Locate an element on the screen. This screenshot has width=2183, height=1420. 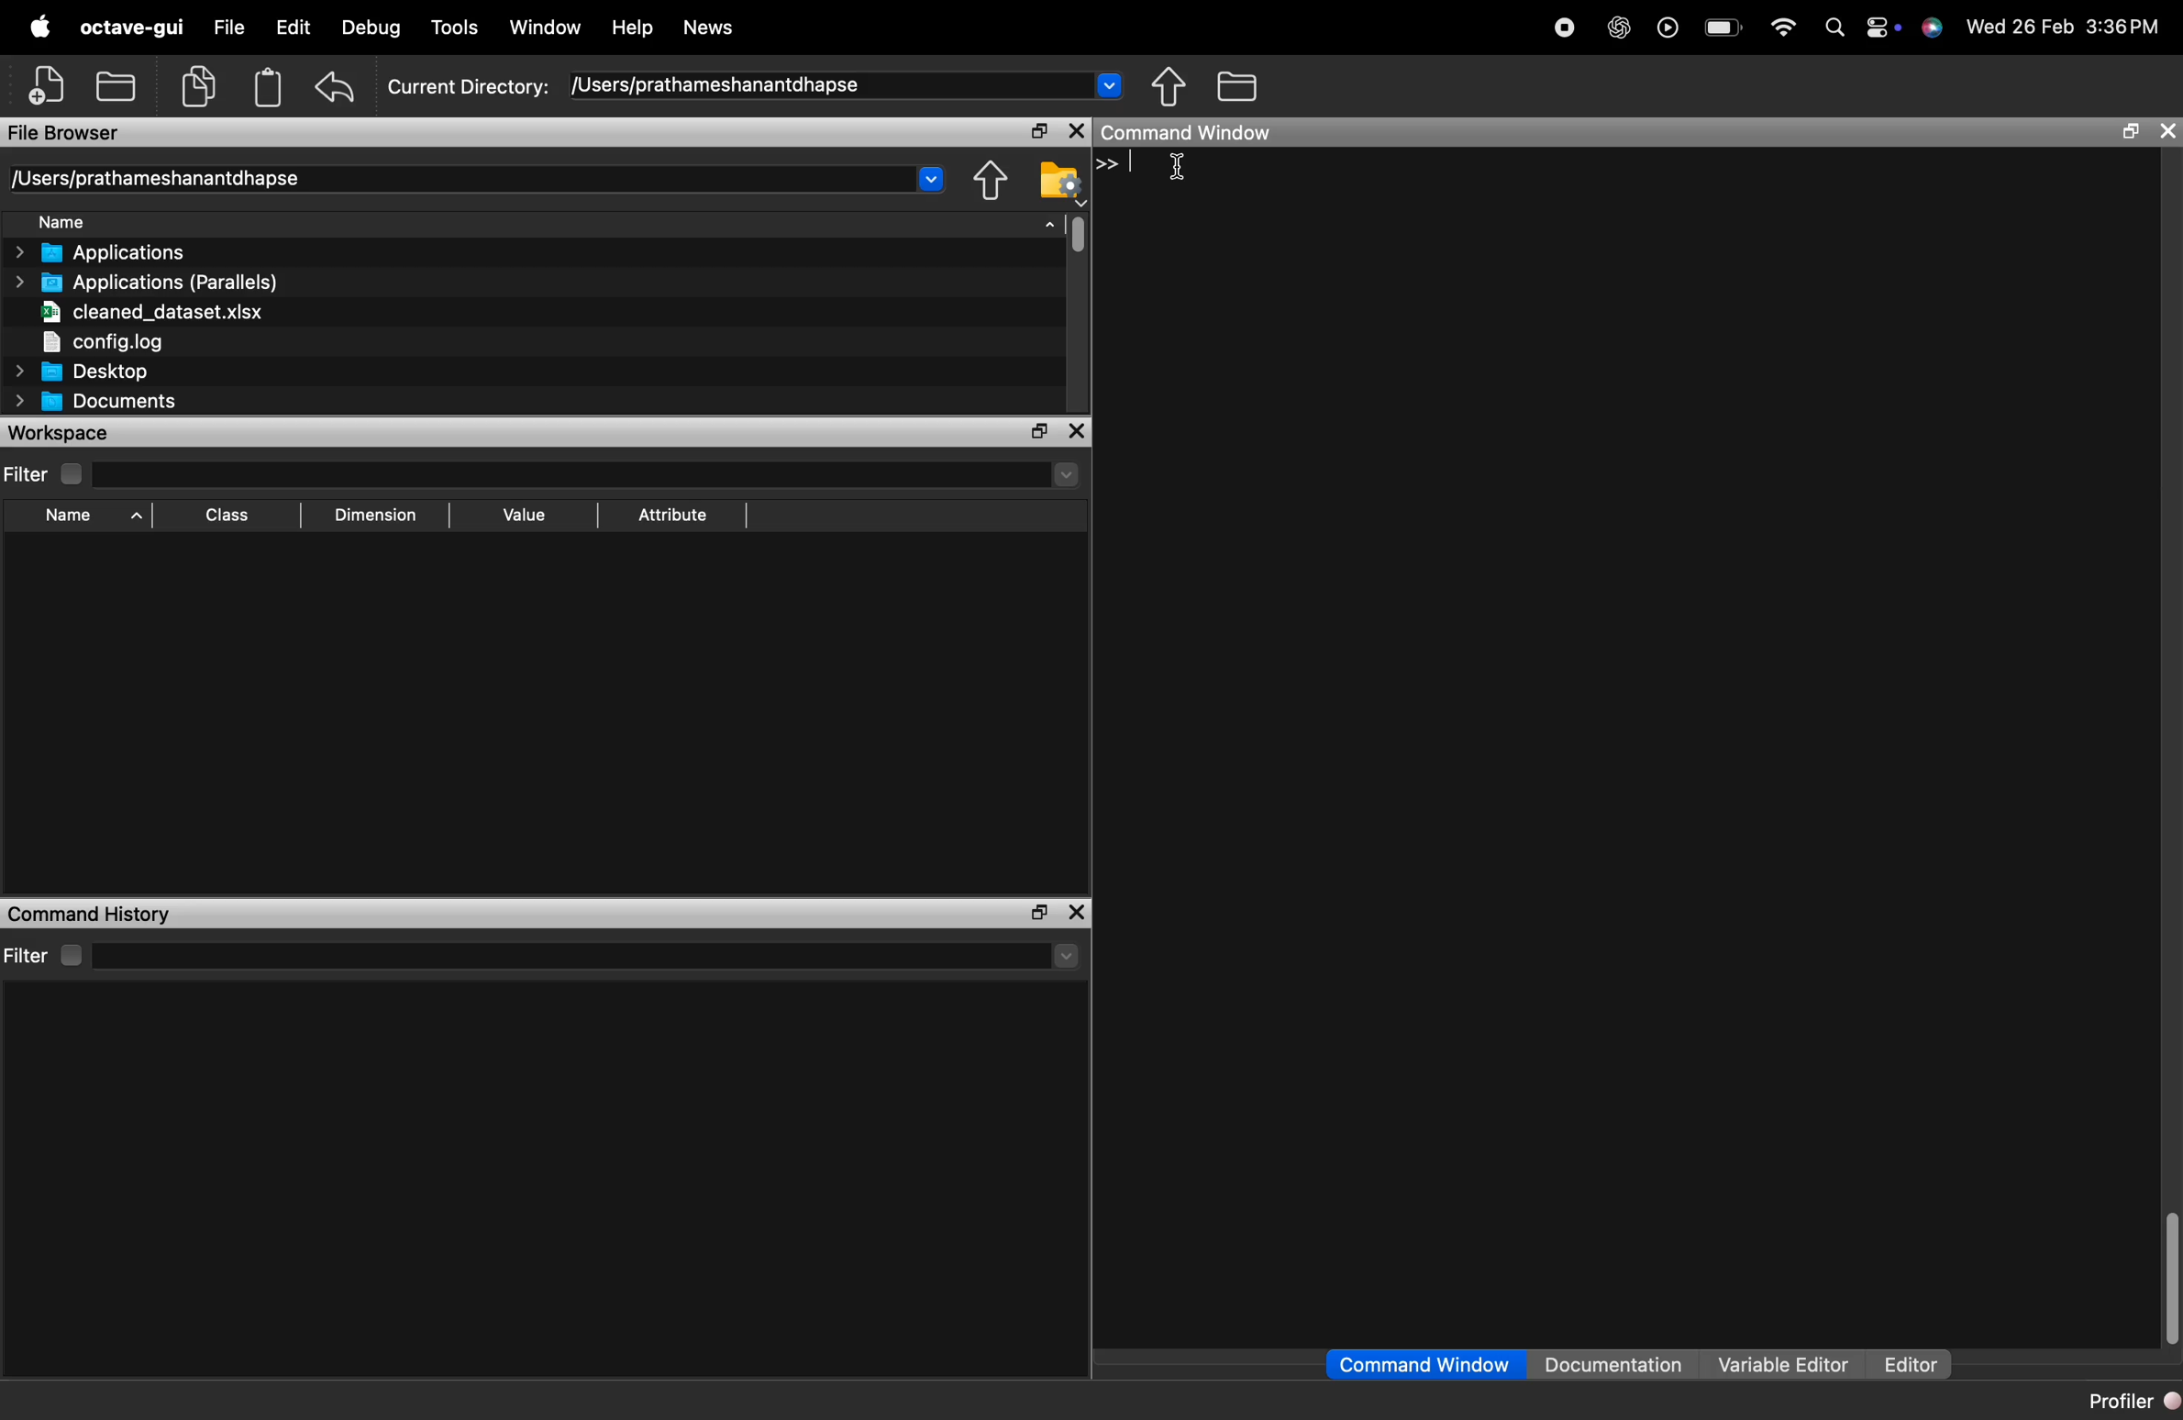
search is located at coordinates (1838, 28).